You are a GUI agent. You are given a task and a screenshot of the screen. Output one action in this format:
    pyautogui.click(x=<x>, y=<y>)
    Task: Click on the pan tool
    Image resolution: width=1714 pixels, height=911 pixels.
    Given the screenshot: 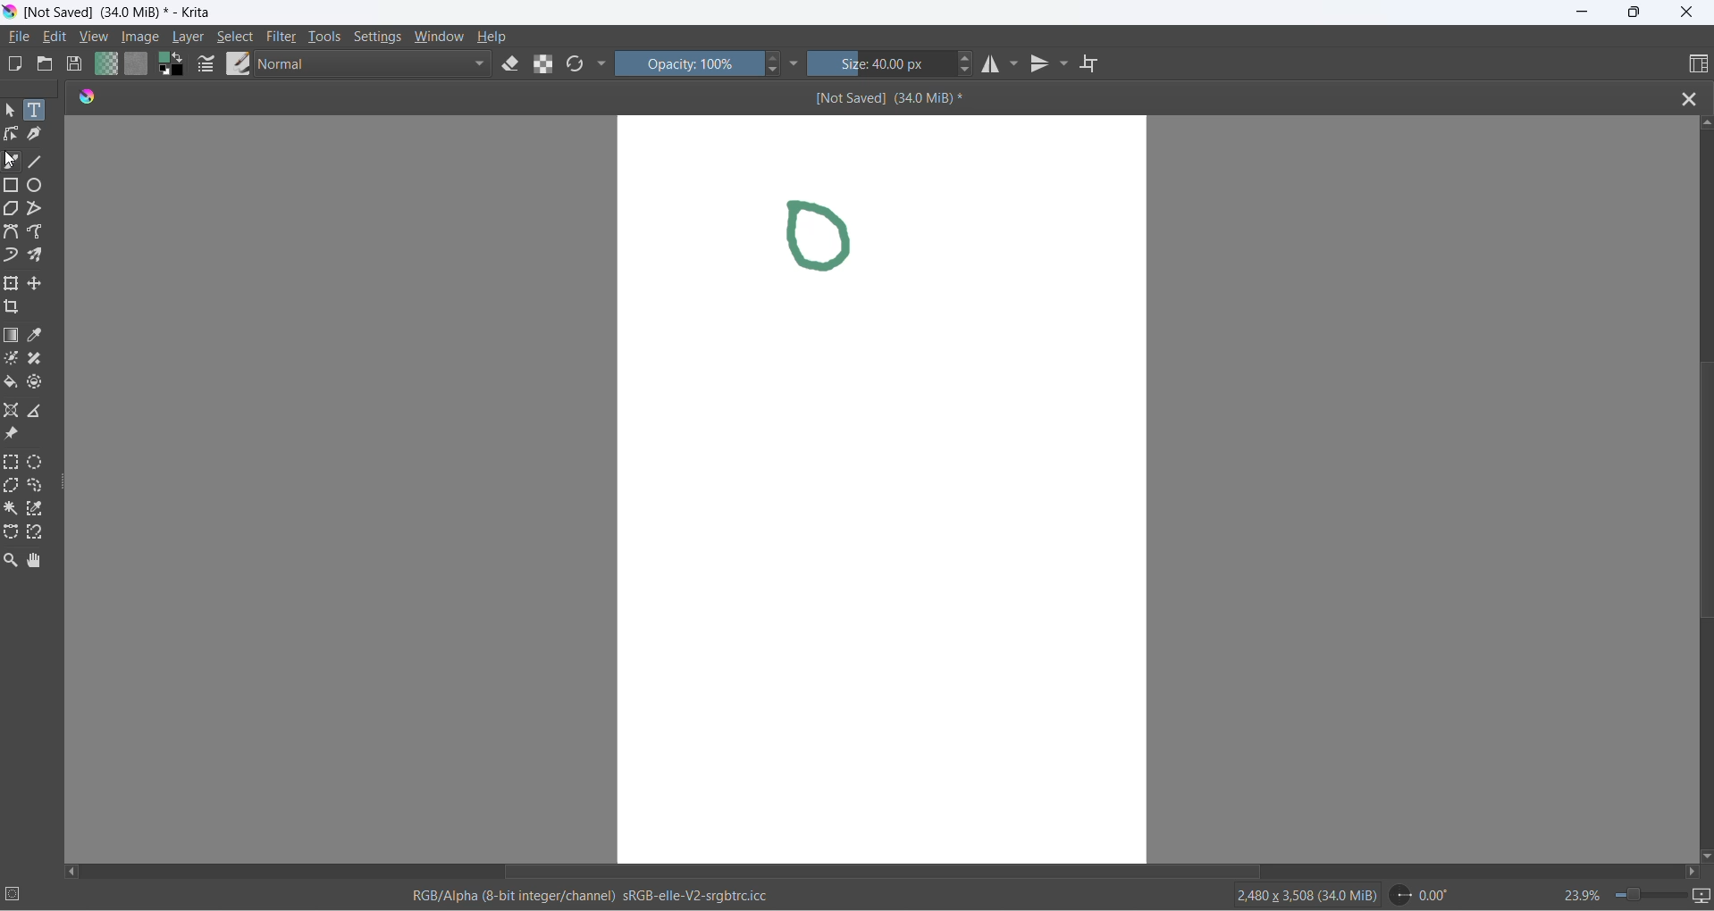 What is the action you would take?
    pyautogui.click(x=37, y=557)
    